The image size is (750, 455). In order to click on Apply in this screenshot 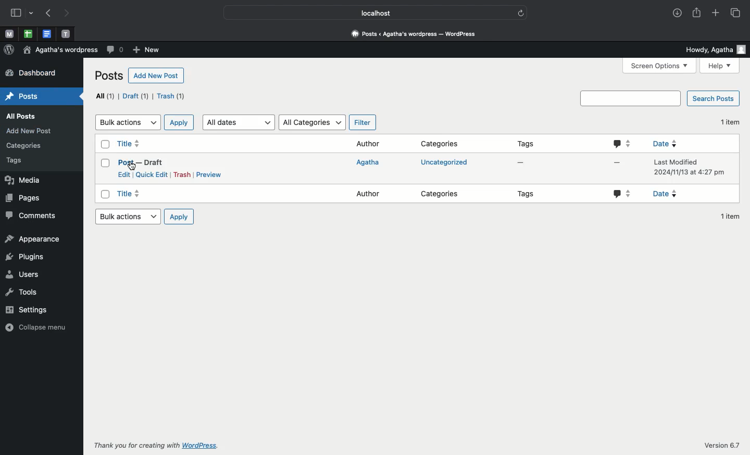, I will do `click(179, 216)`.